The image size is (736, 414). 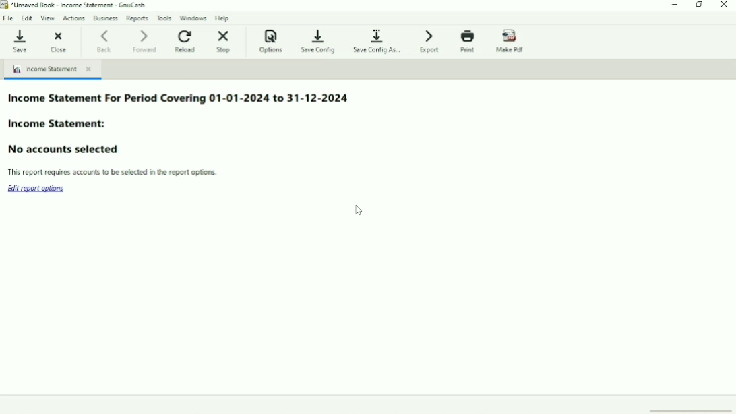 What do you see at coordinates (379, 40) in the screenshot?
I see `Save Config As` at bounding box center [379, 40].